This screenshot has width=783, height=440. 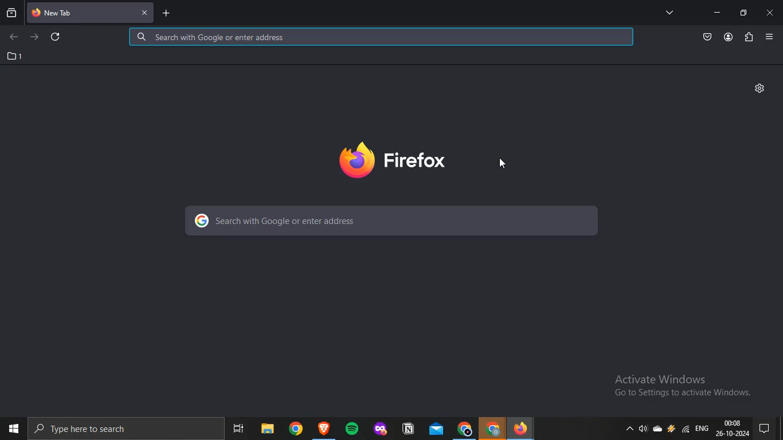 I want to click on notion, so click(x=406, y=427).